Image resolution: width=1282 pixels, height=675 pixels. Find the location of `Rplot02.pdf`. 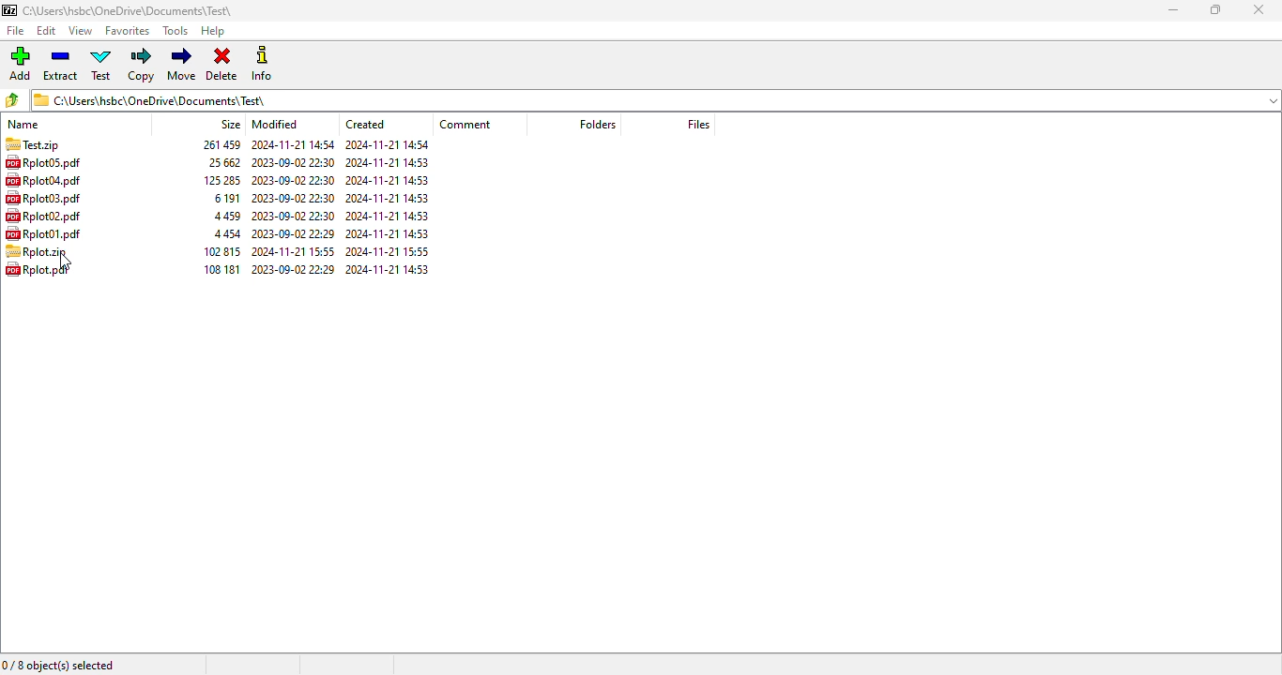

Rplot02.pdf is located at coordinates (44, 216).